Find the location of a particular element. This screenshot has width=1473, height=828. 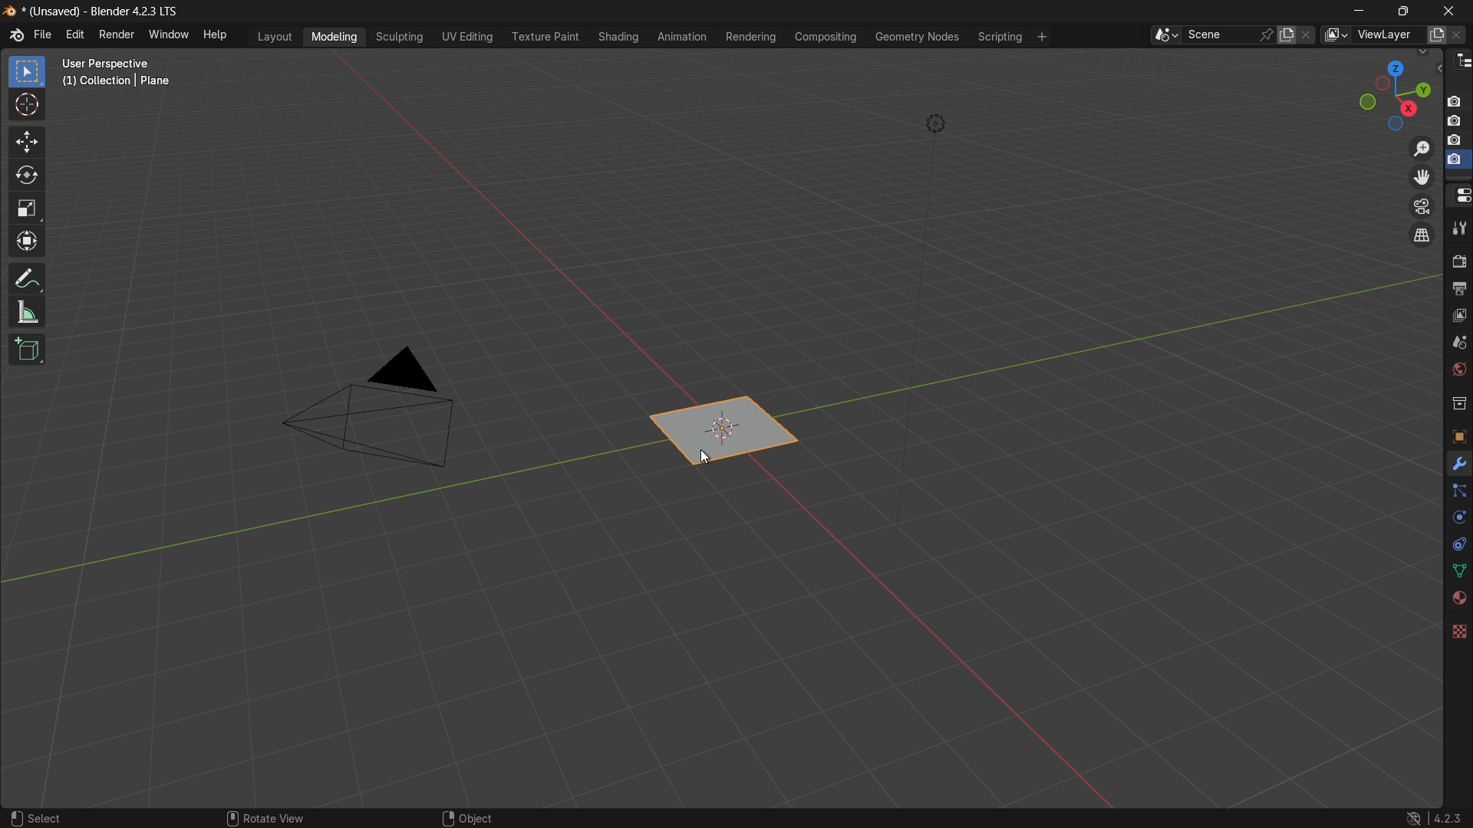

collections is located at coordinates (1459, 401).